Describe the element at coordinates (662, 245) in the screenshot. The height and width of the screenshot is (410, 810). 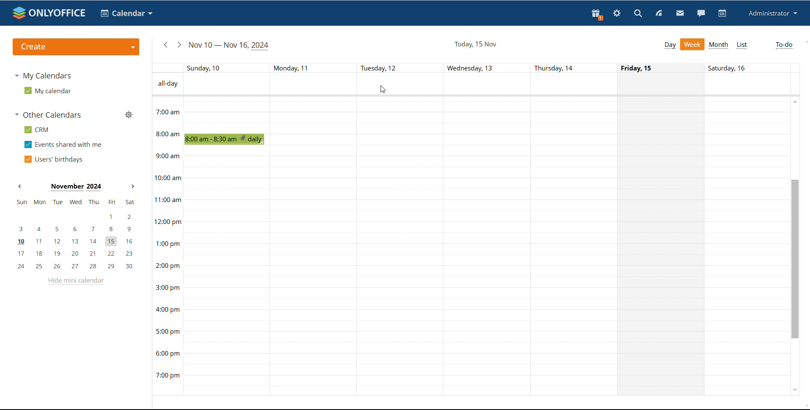
I see `schedule for individual day` at that location.